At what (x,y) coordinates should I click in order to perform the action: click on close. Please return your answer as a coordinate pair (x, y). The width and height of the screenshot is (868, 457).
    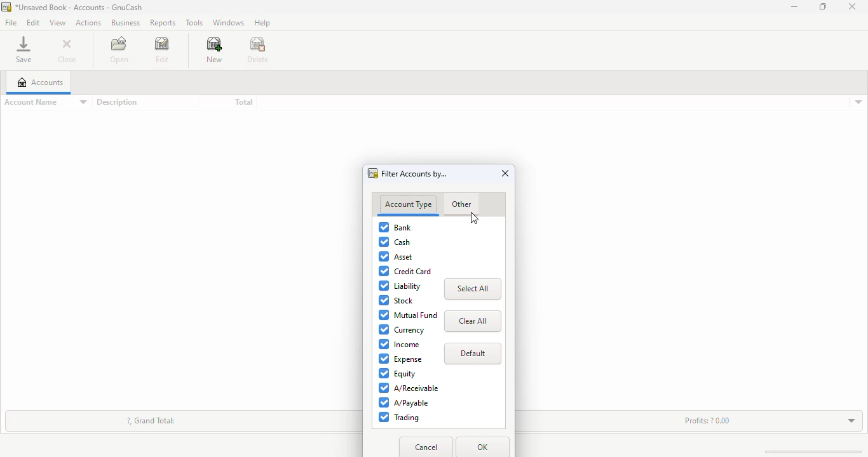
    Looking at the image, I should click on (506, 173).